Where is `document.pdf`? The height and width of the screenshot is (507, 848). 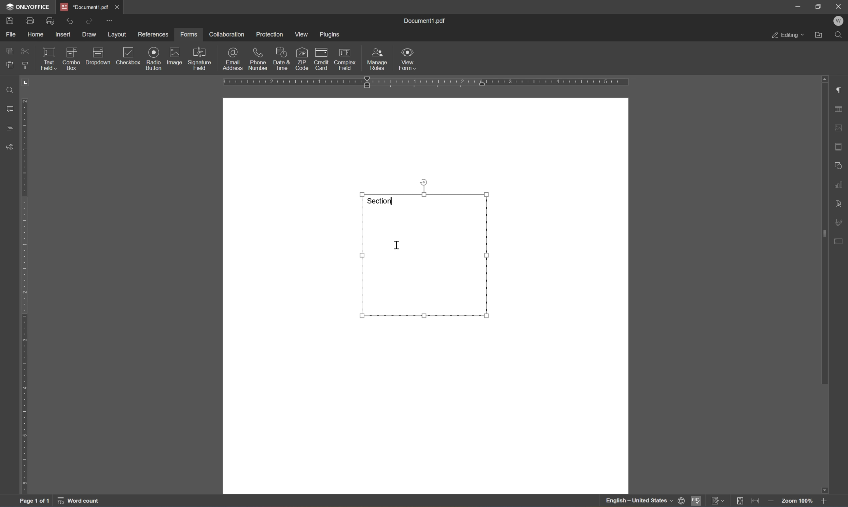
document.pdf is located at coordinates (428, 20).